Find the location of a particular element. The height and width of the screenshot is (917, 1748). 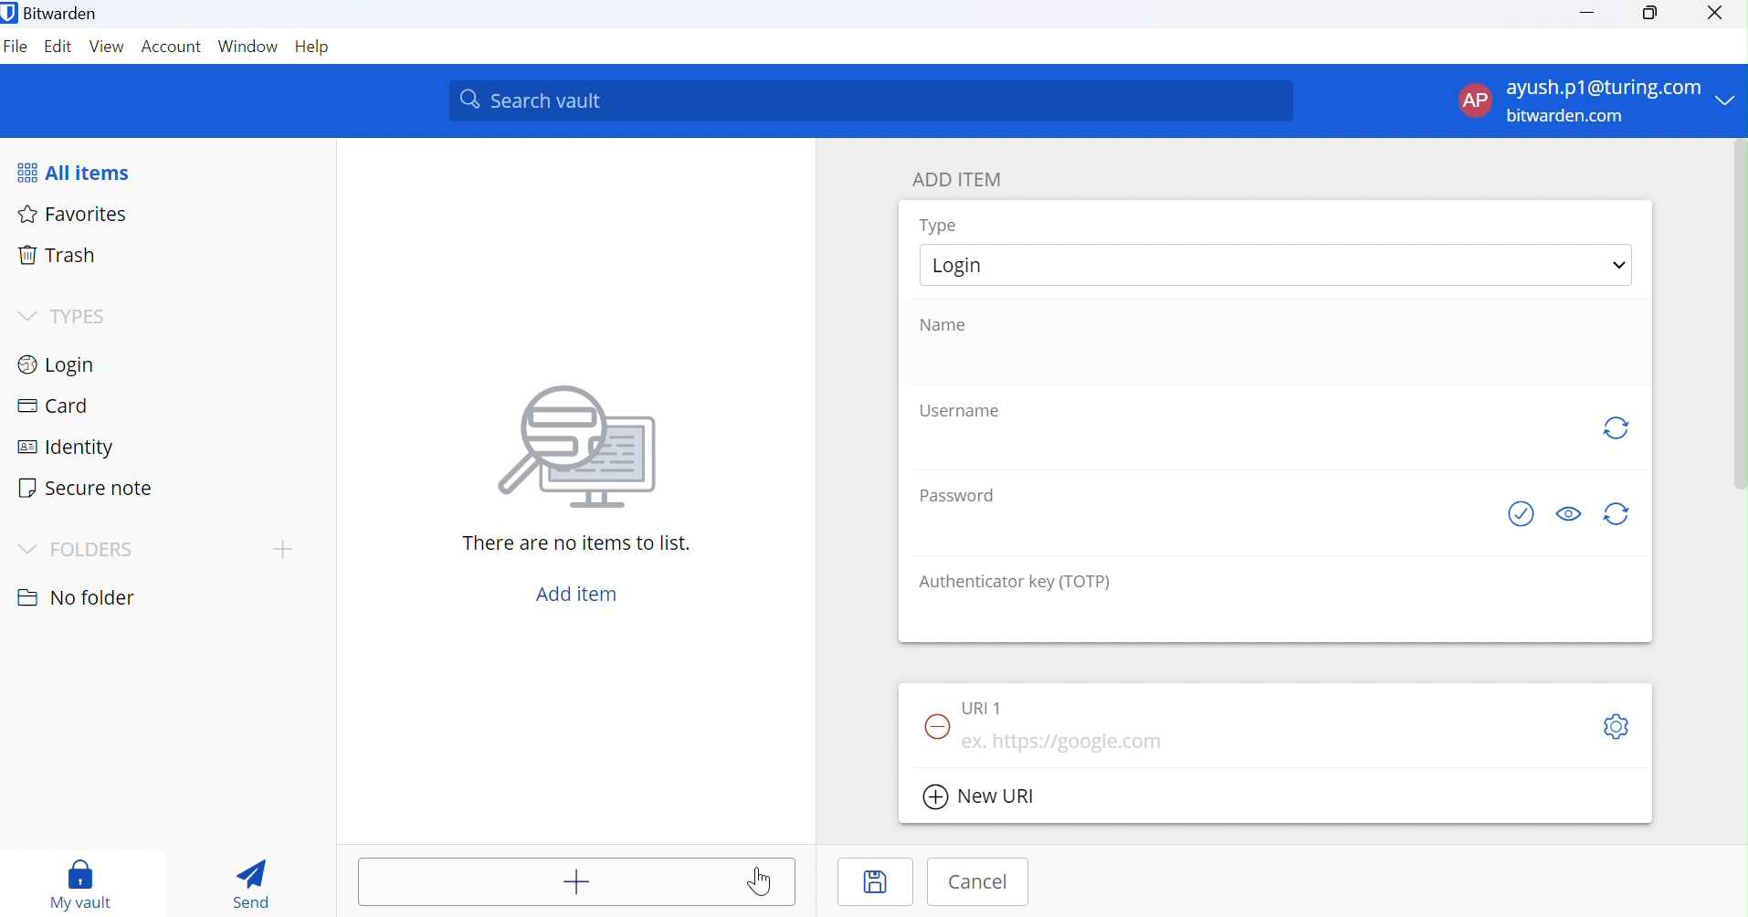

Favorites is located at coordinates (75, 213).